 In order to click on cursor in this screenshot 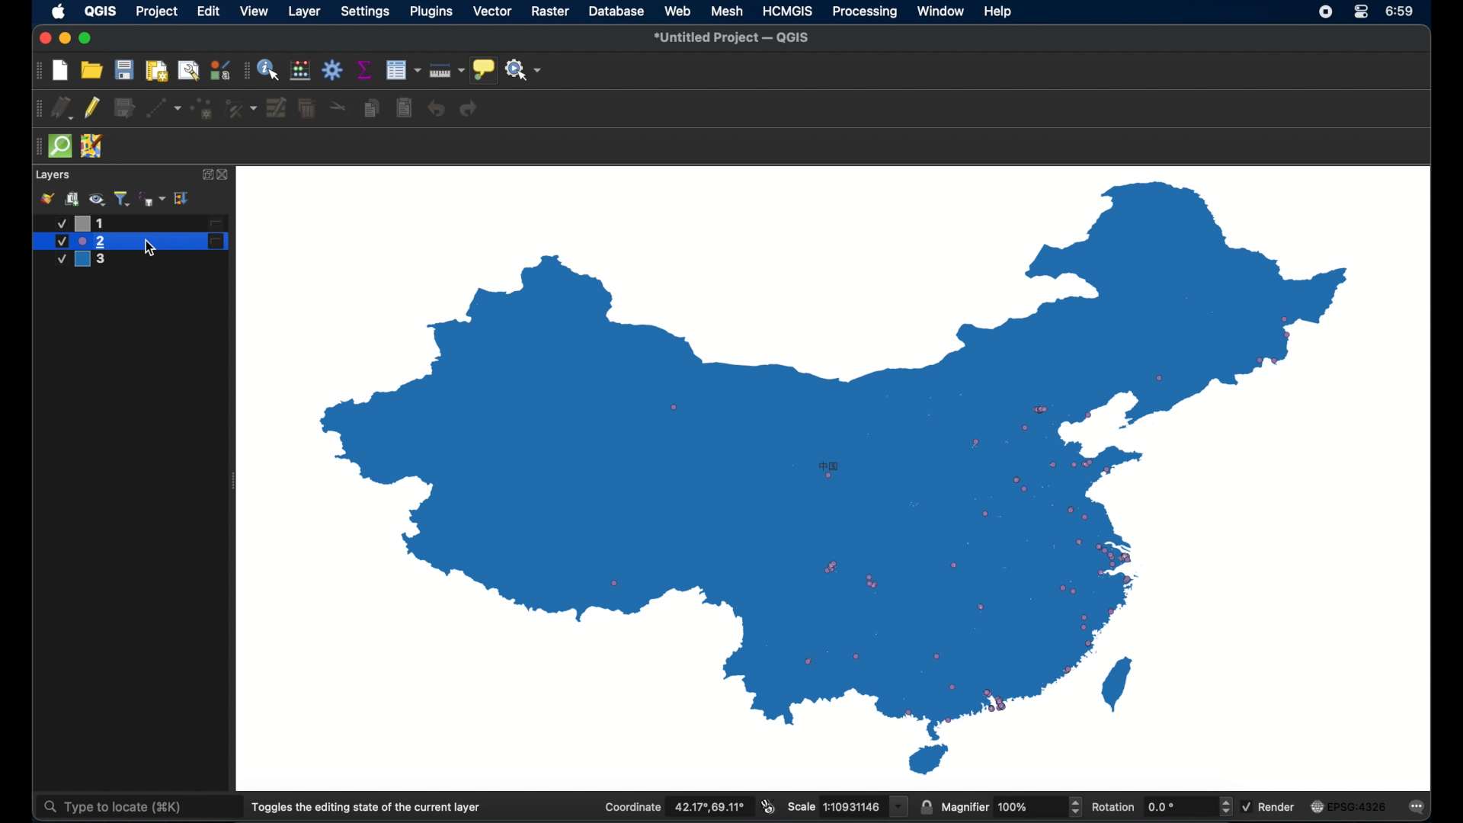, I will do `click(152, 249)`.